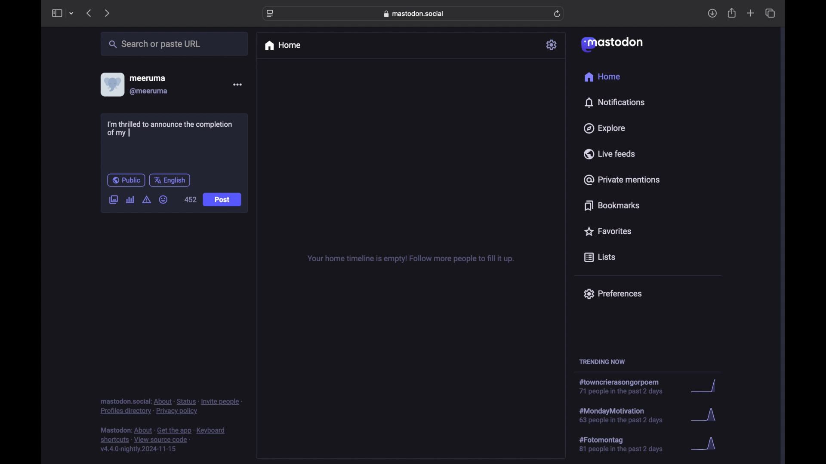 Image resolution: width=826 pixels, height=464 pixels. I want to click on show tab overview, so click(771, 13).